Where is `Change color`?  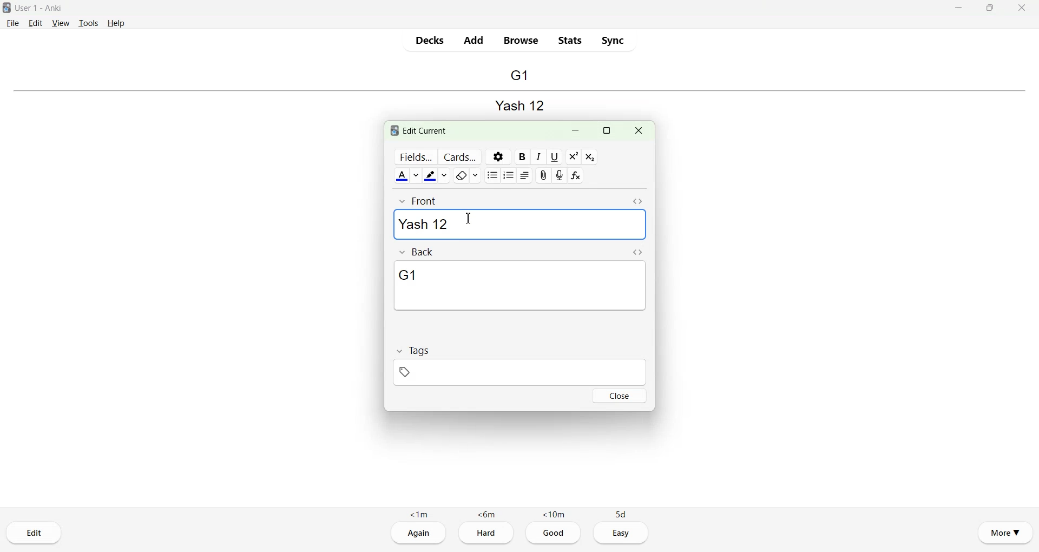
Change color is located at coordinates (417, 175).